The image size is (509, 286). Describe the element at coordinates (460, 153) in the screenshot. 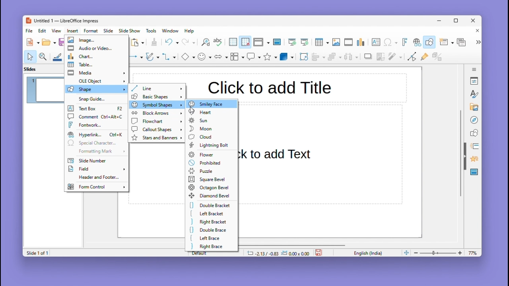

I see `Vertical scroll bar` at that location.